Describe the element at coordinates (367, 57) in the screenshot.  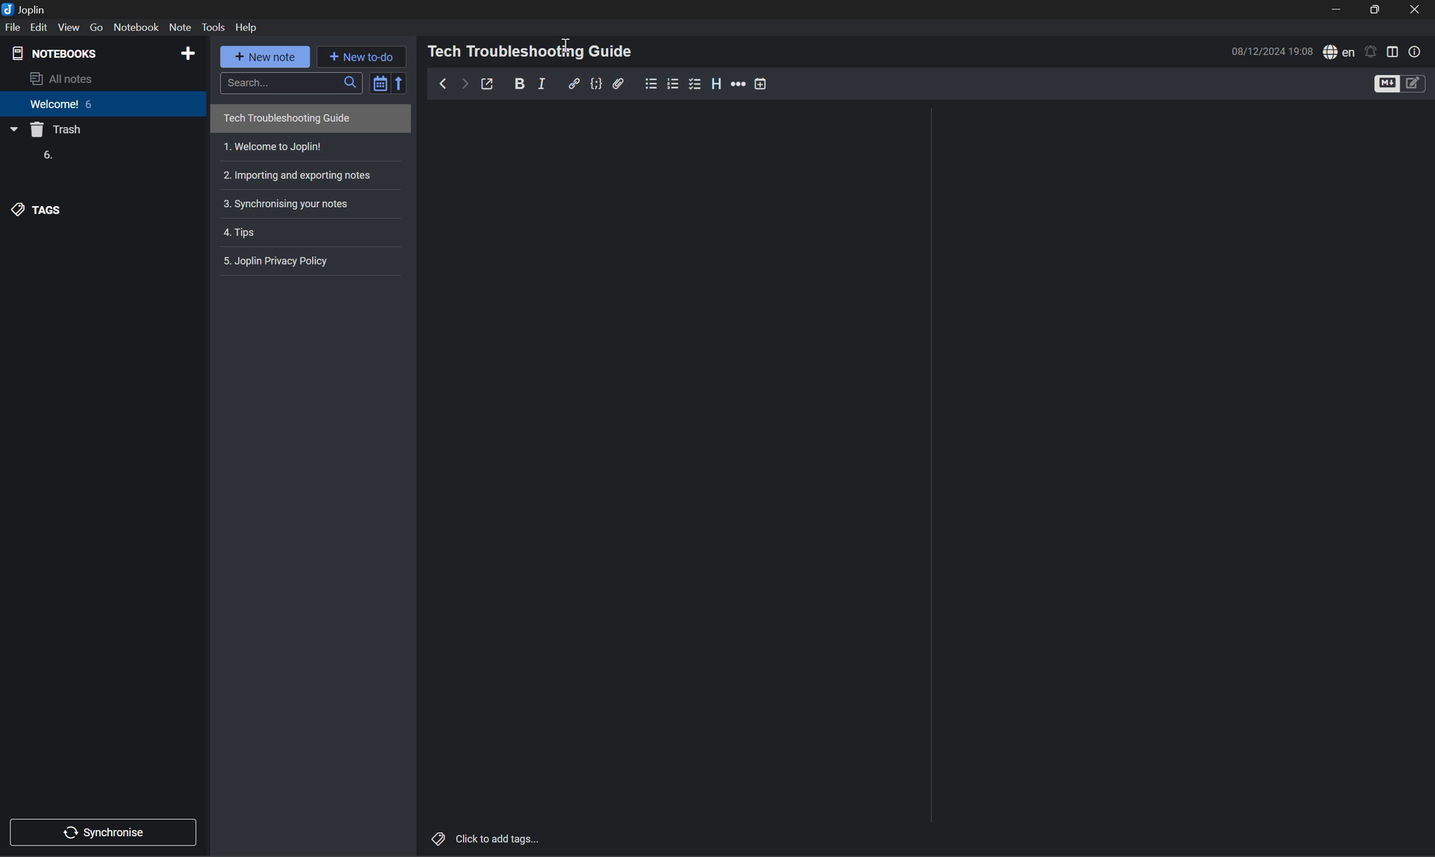
I see `New to-do` at that location.